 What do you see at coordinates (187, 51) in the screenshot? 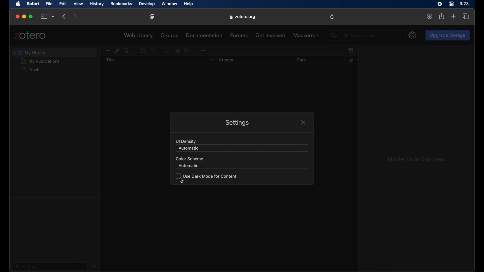
I see `create bibliography` at bounding box center [187, 51].